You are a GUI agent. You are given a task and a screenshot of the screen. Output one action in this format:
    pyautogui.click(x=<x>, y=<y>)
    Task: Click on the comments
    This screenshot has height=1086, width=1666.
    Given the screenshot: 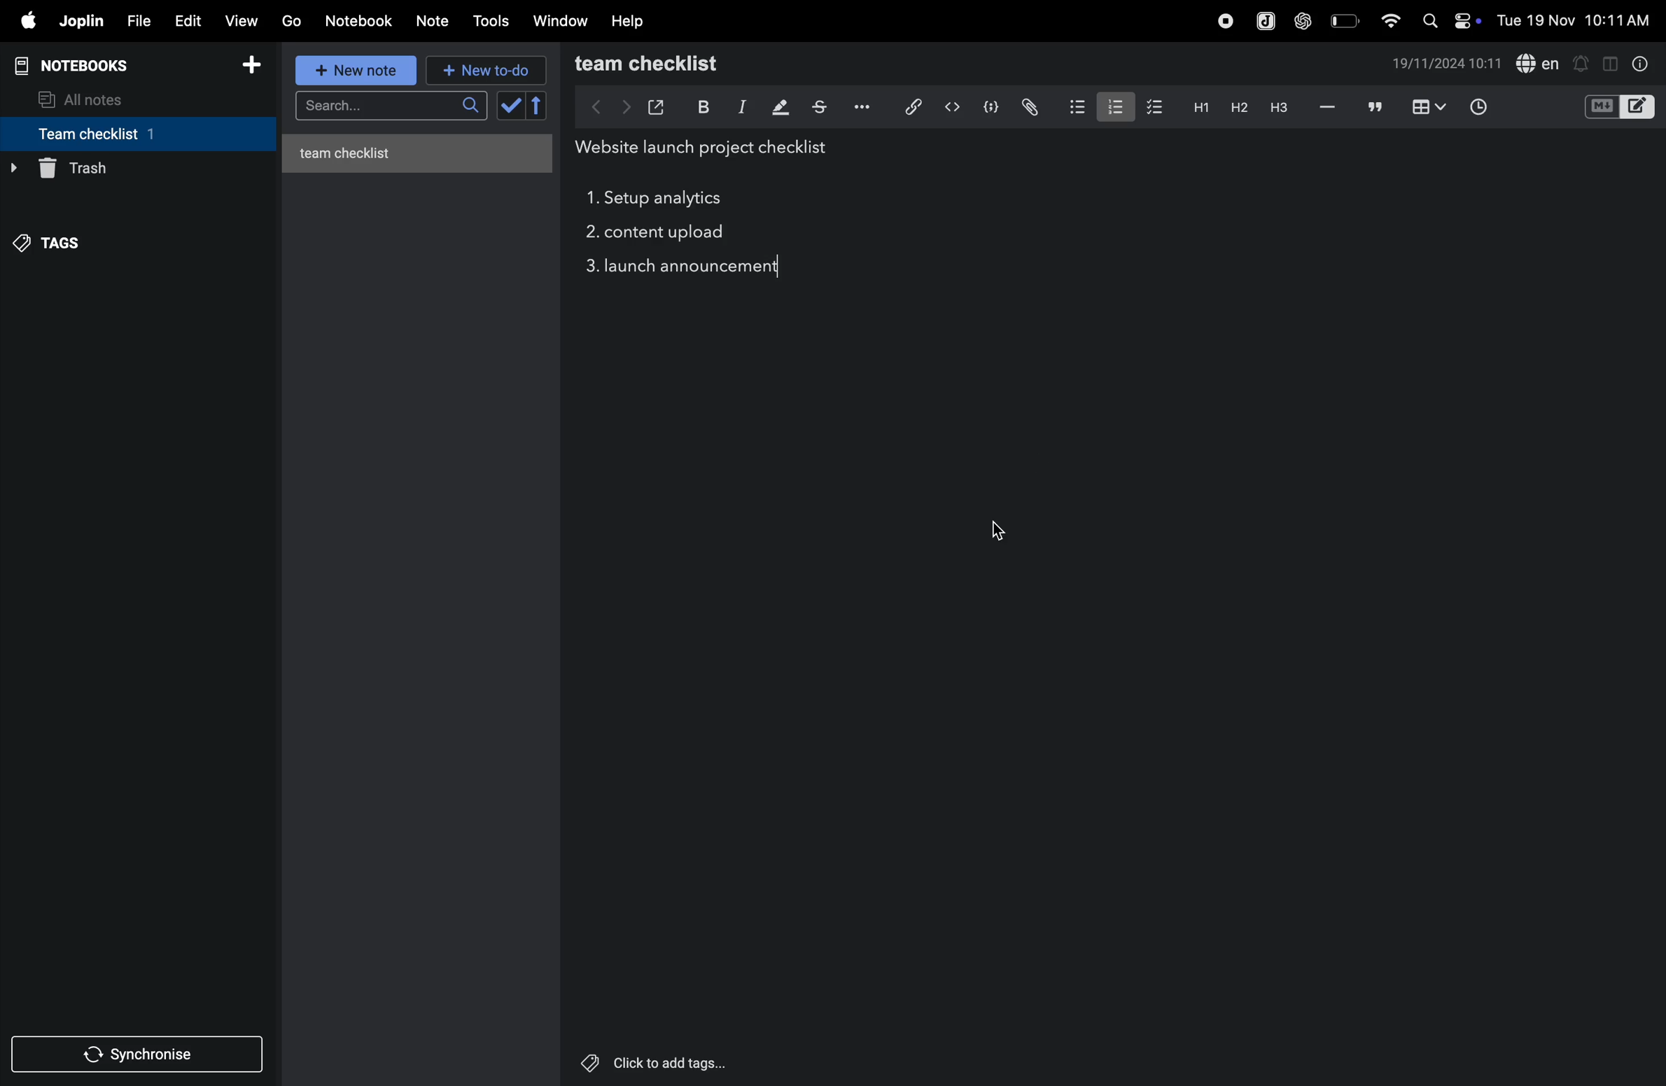 What is the action you would take?
    pyautogui.click(x=1372, y=108)
    